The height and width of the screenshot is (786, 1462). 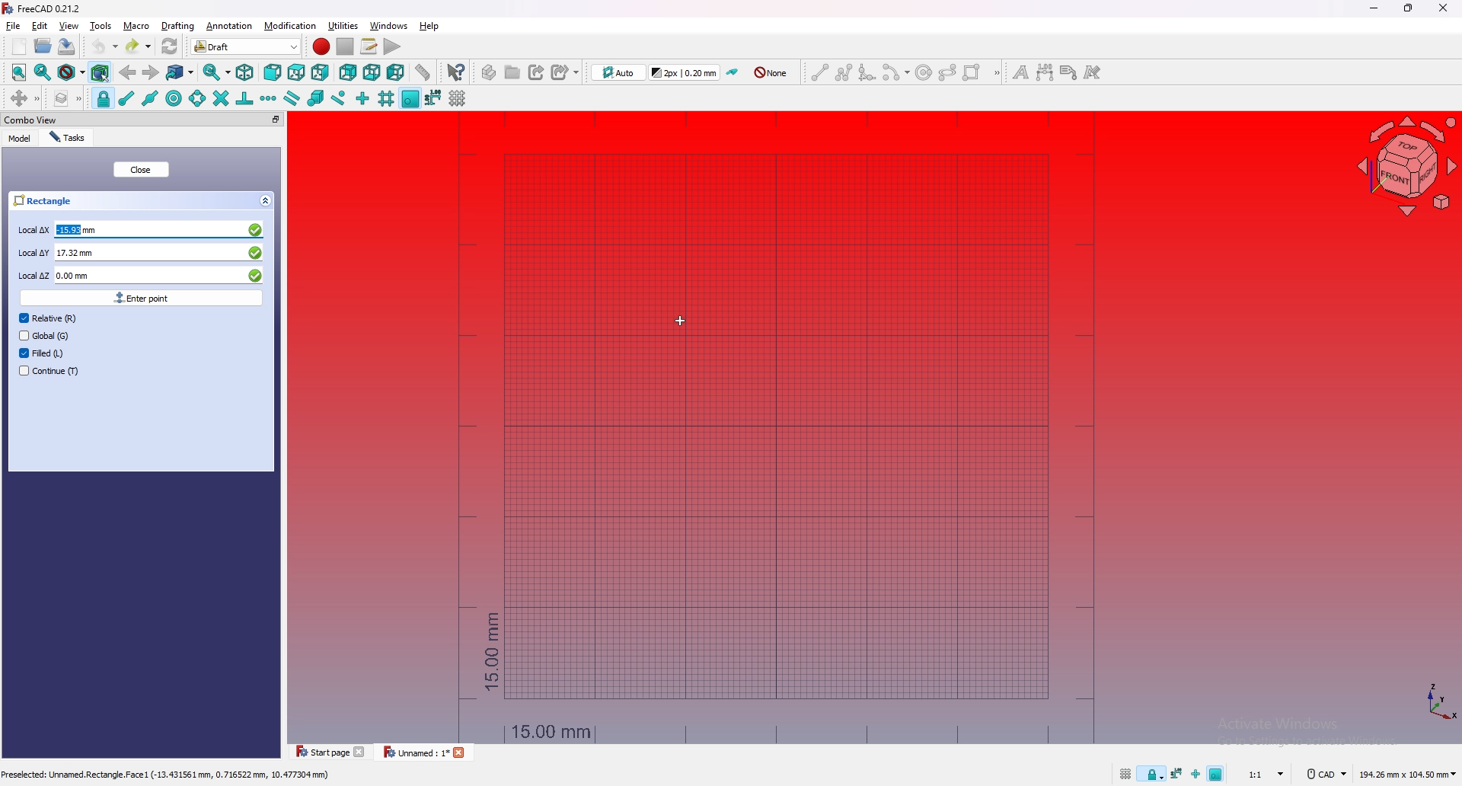 I want to click on measure distance, so click(x=423, y=72).